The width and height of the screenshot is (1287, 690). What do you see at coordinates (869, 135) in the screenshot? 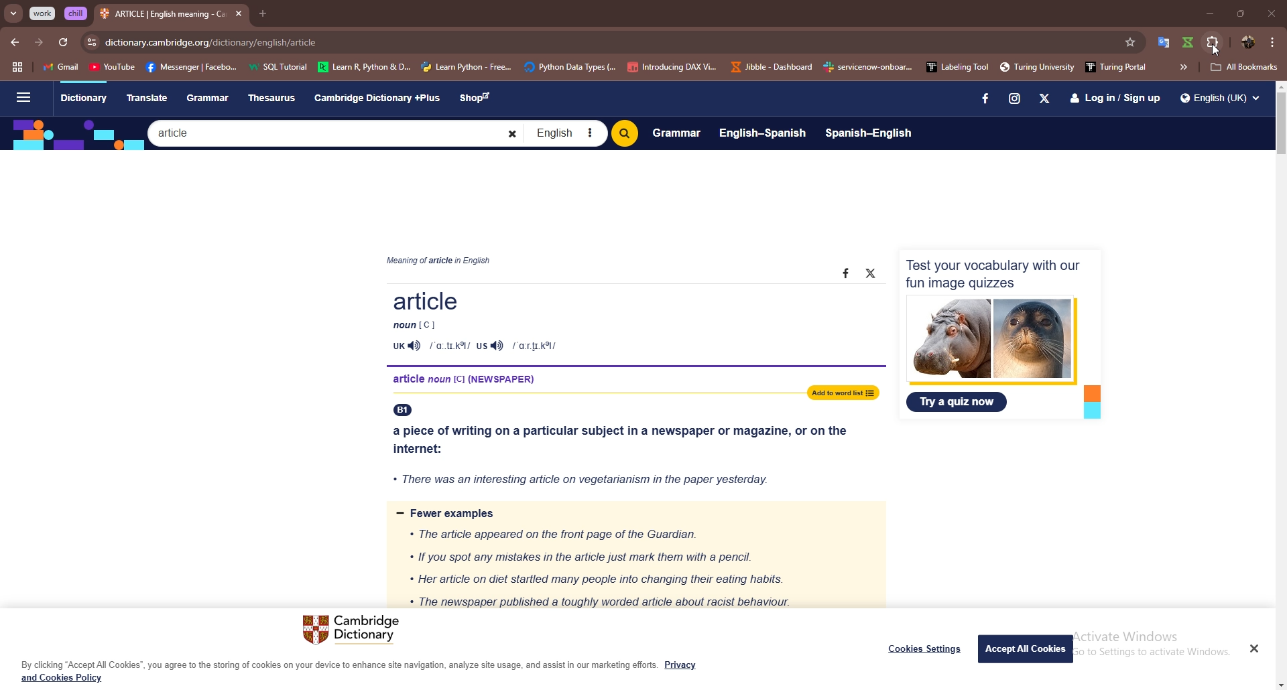
I see `Spanish-English` at bounding box center [869, 135].